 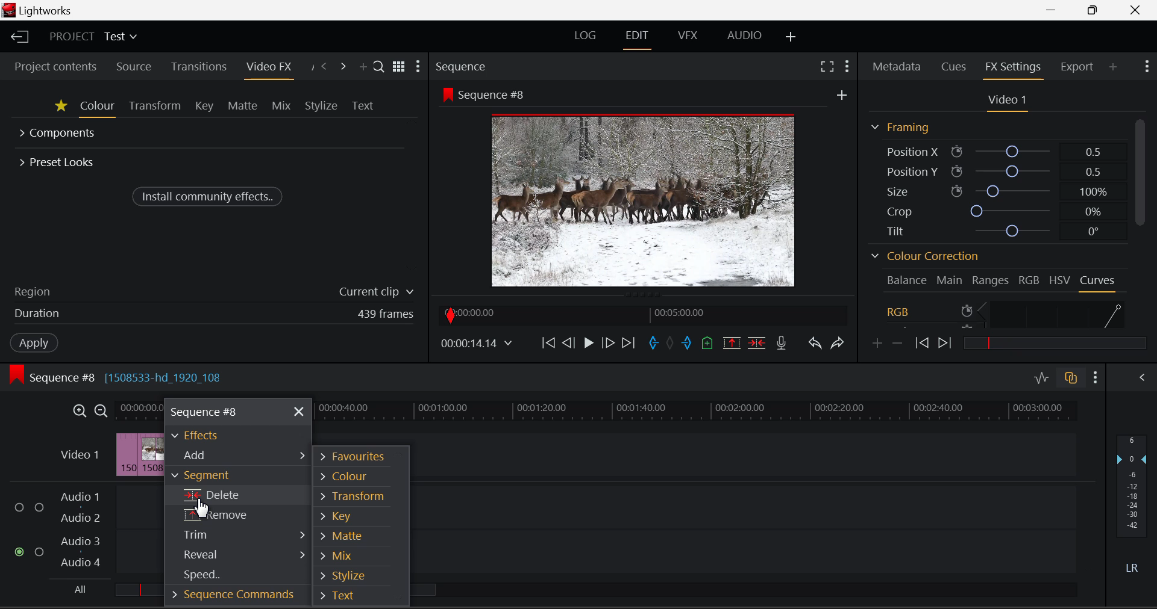 I want to click on Show Audio Mix, so click(x=1141, y=379).